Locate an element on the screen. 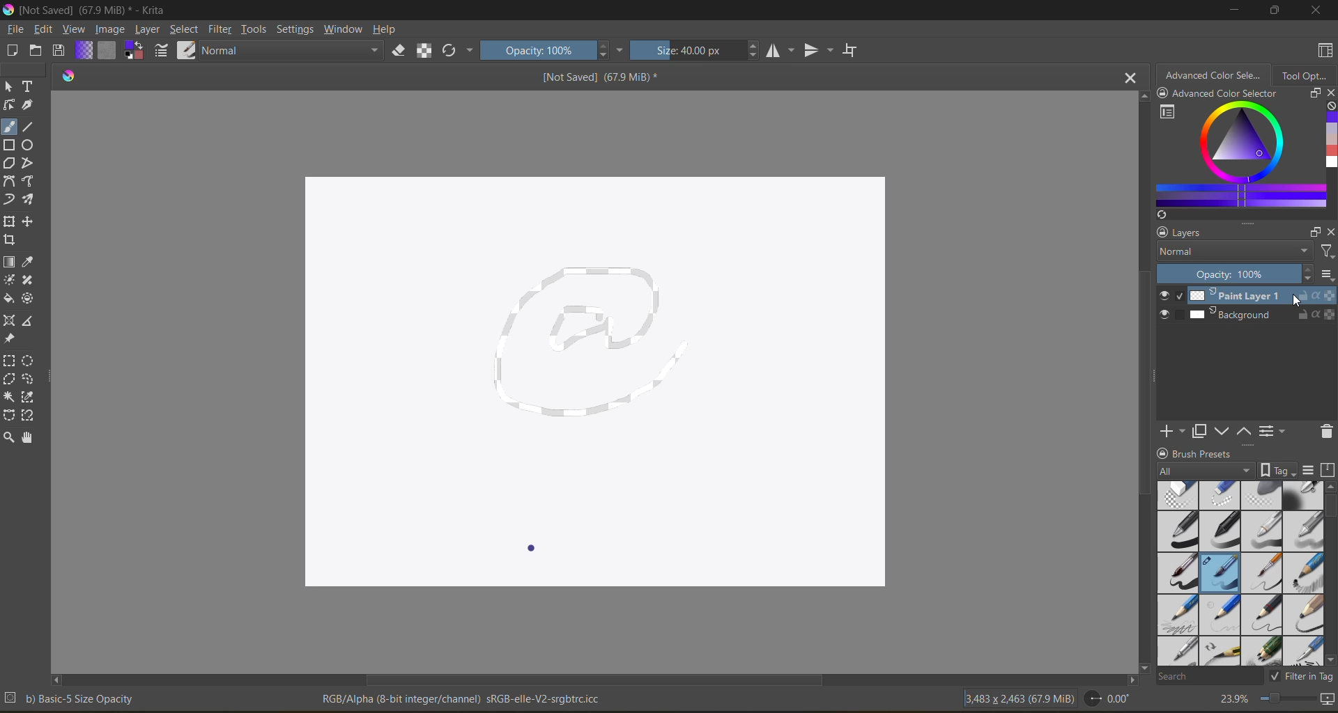 This screenshot has width=1338, height=713. create is located at coordinates (1173, 432).